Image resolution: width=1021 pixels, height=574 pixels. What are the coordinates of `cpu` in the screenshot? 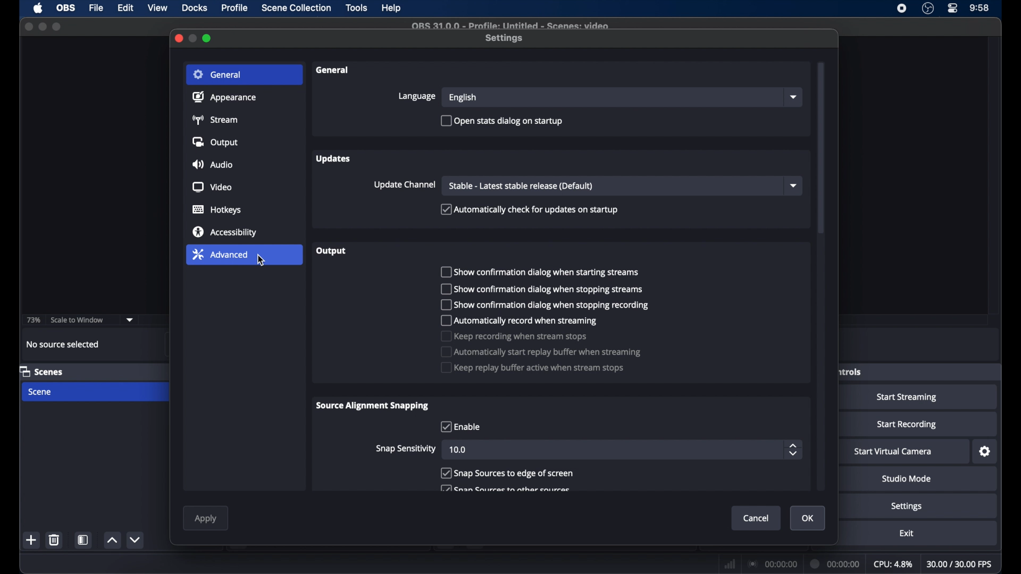 It's located at (893, 564).